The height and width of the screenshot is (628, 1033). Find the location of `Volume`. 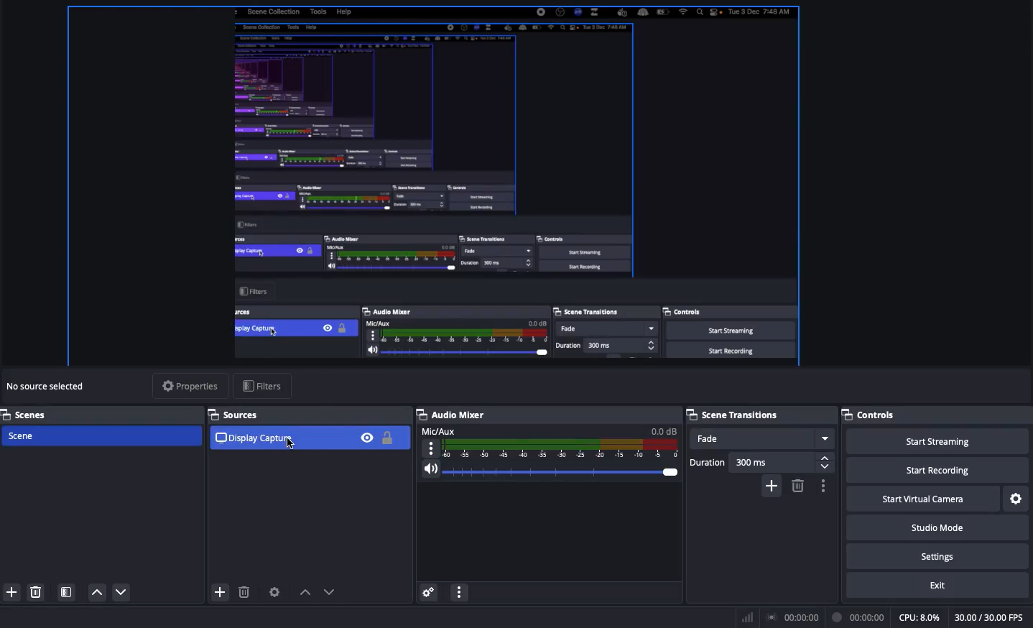

Volume is located at coordinates (551, 470).